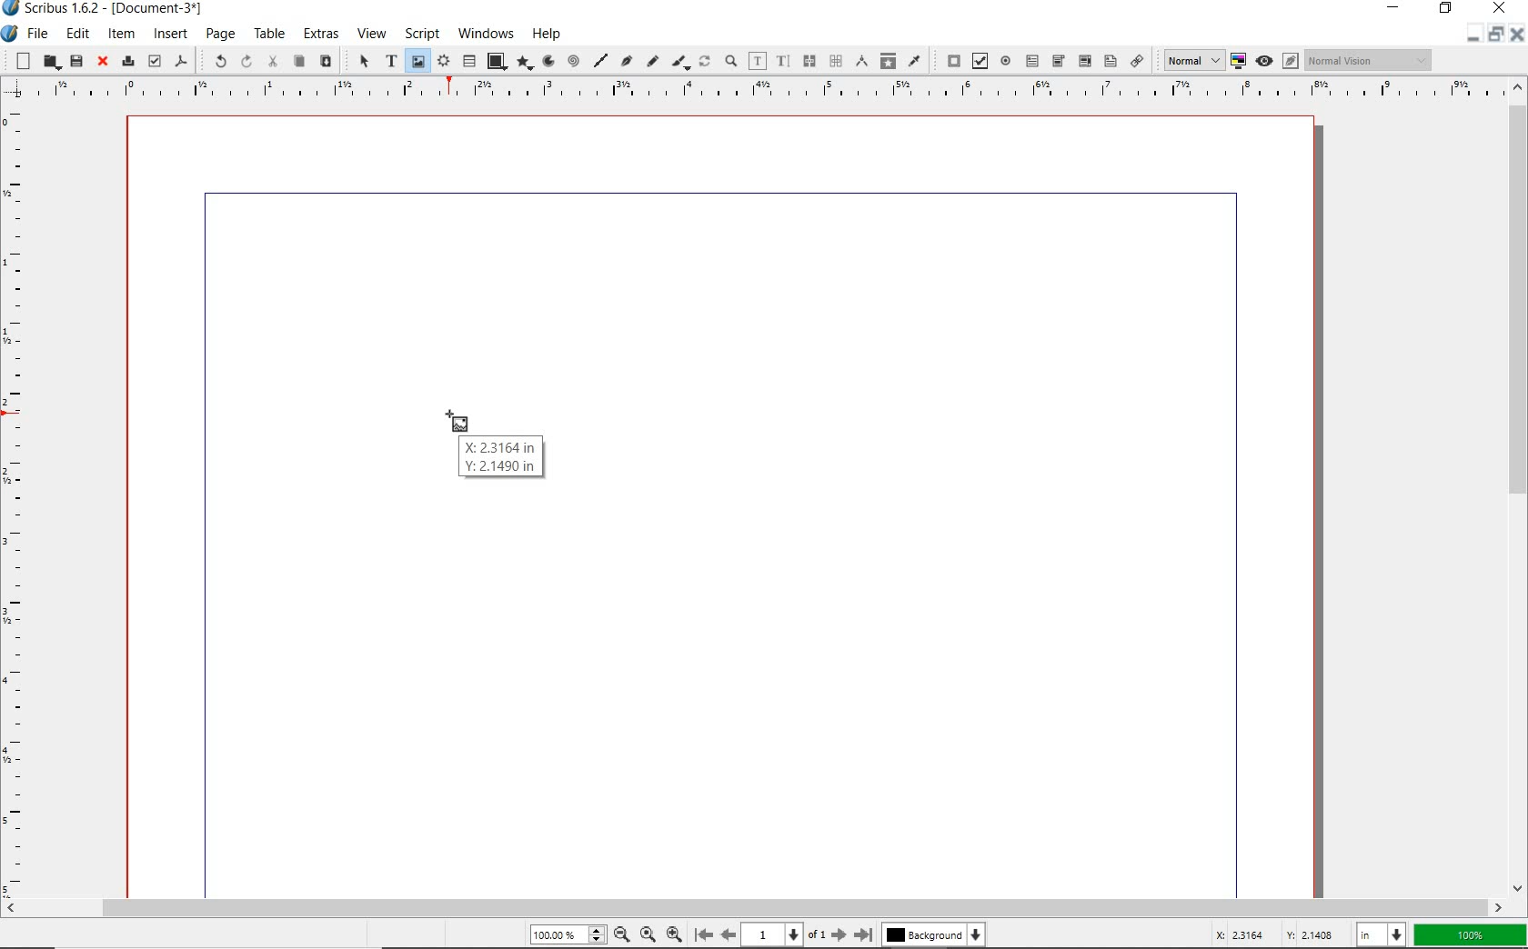  Describe the element at coordinates (272, 63) in the screenshot. I see `cut` at that location.